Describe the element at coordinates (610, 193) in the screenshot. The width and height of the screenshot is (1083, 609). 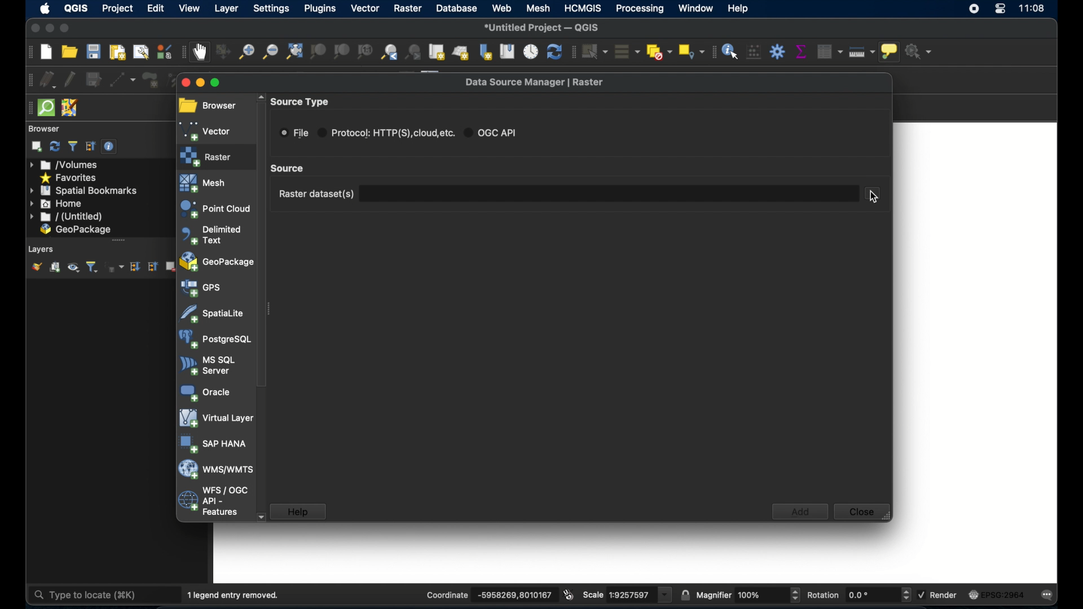
I see `textbox` at that location.